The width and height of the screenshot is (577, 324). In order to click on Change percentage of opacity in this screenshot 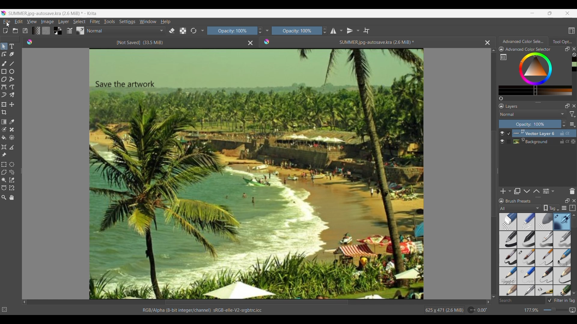, I will do `click(530, 124)`.